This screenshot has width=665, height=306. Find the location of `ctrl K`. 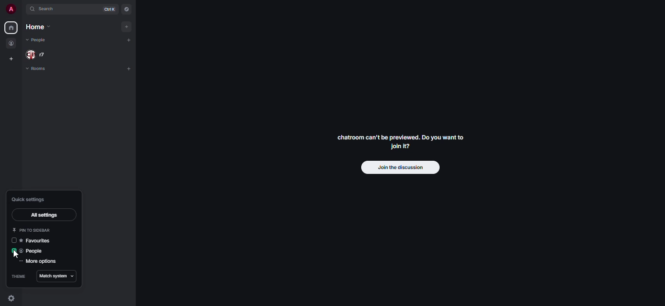

ctrl K is located at coordinates (107, 9).